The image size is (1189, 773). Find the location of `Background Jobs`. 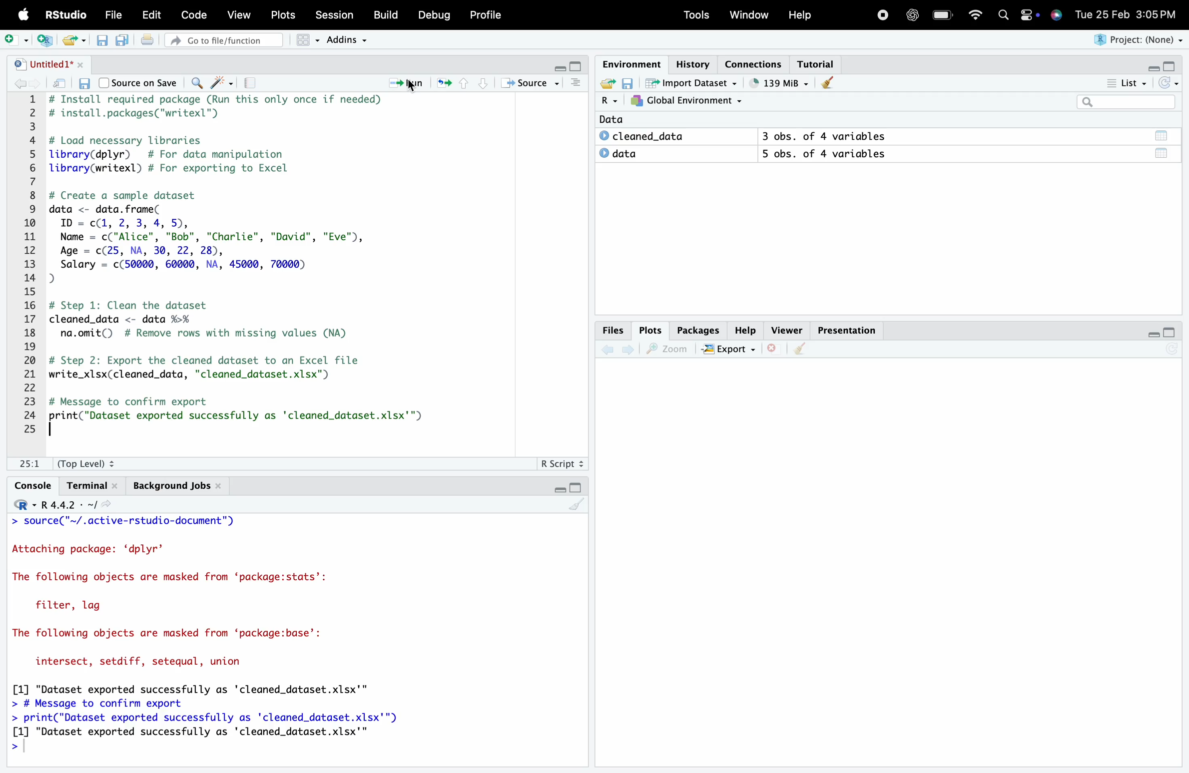

Background Jobs is located at coordinates (176, 483).